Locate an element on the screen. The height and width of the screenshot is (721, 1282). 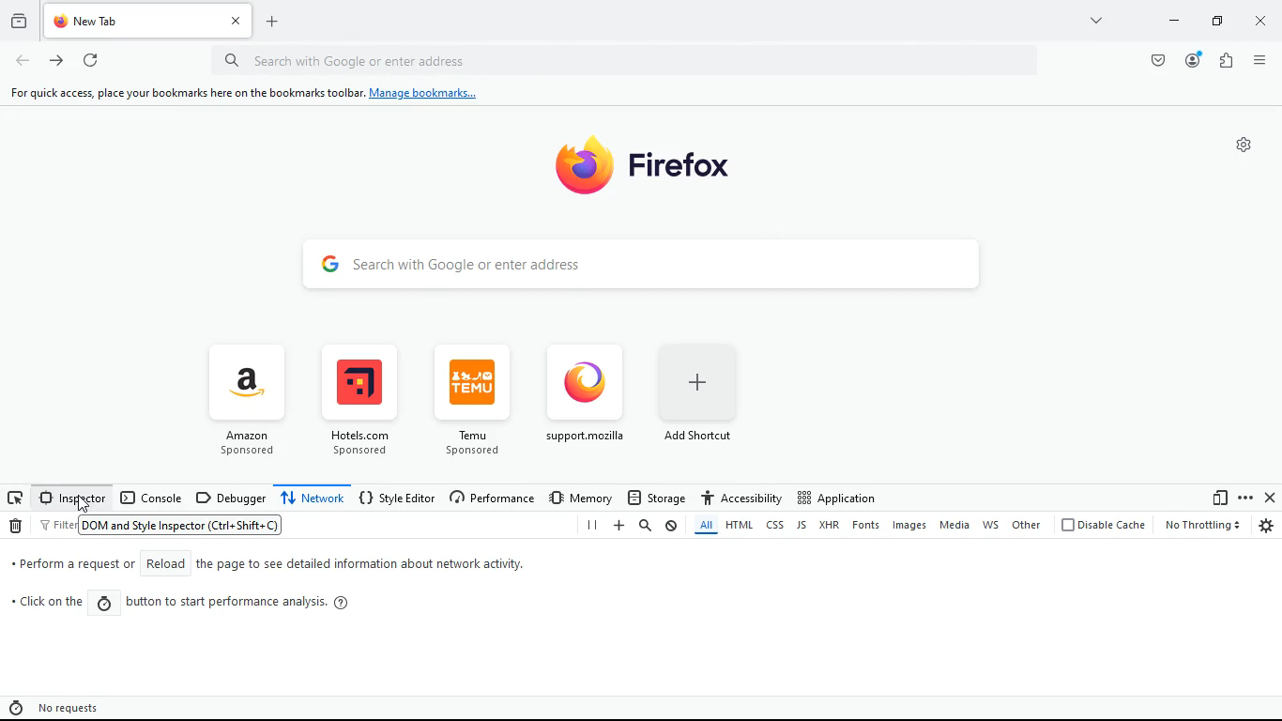
new tab is located at coordinates (130, 21).